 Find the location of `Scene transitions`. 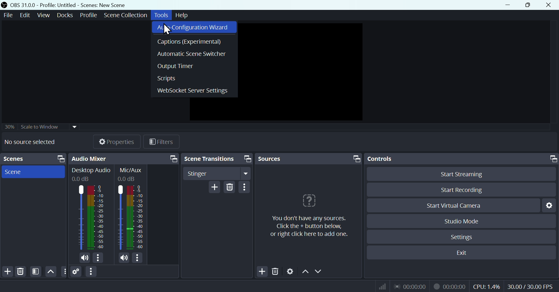

Scene transitions is located at coordinates (209, 158).